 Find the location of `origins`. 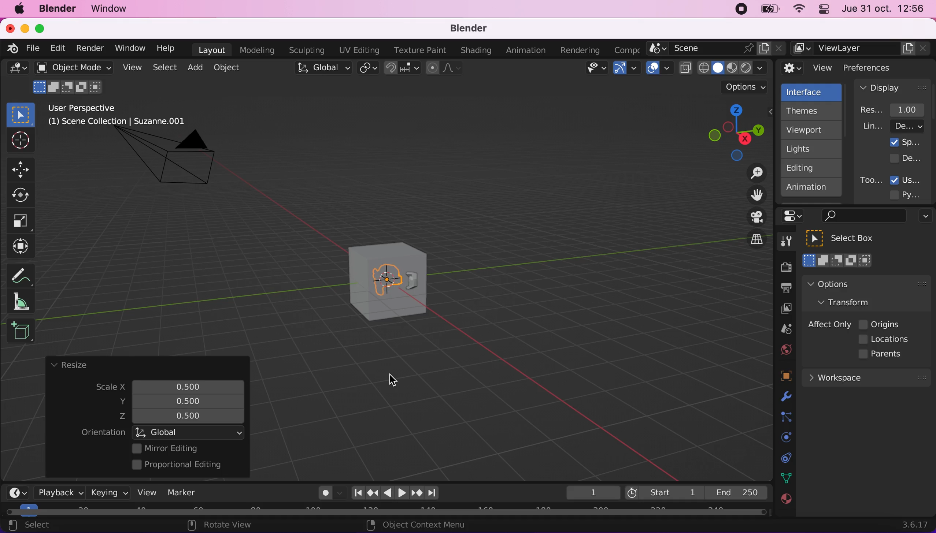

origins is located at coordinates (880, 323).